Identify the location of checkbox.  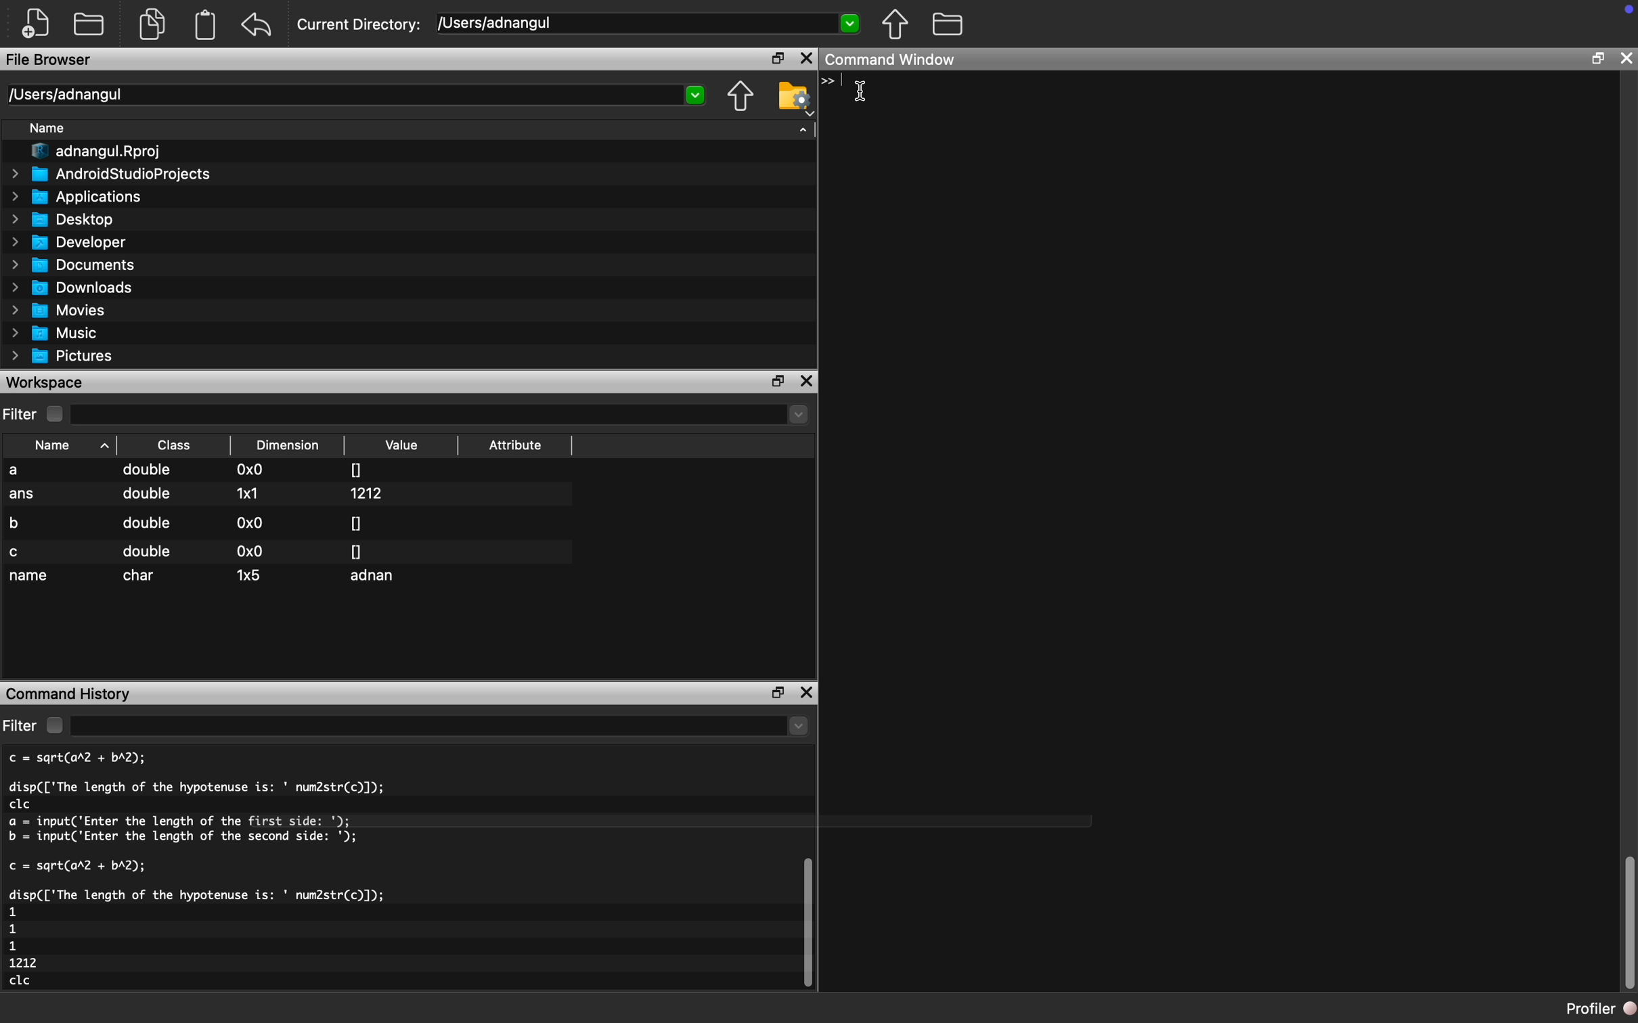
(53, 725).